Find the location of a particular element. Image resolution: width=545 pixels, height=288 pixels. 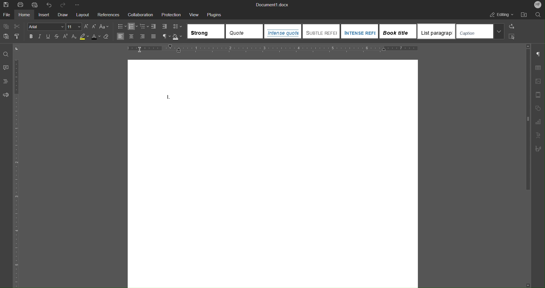

Table is located at coordinates (538, 68).